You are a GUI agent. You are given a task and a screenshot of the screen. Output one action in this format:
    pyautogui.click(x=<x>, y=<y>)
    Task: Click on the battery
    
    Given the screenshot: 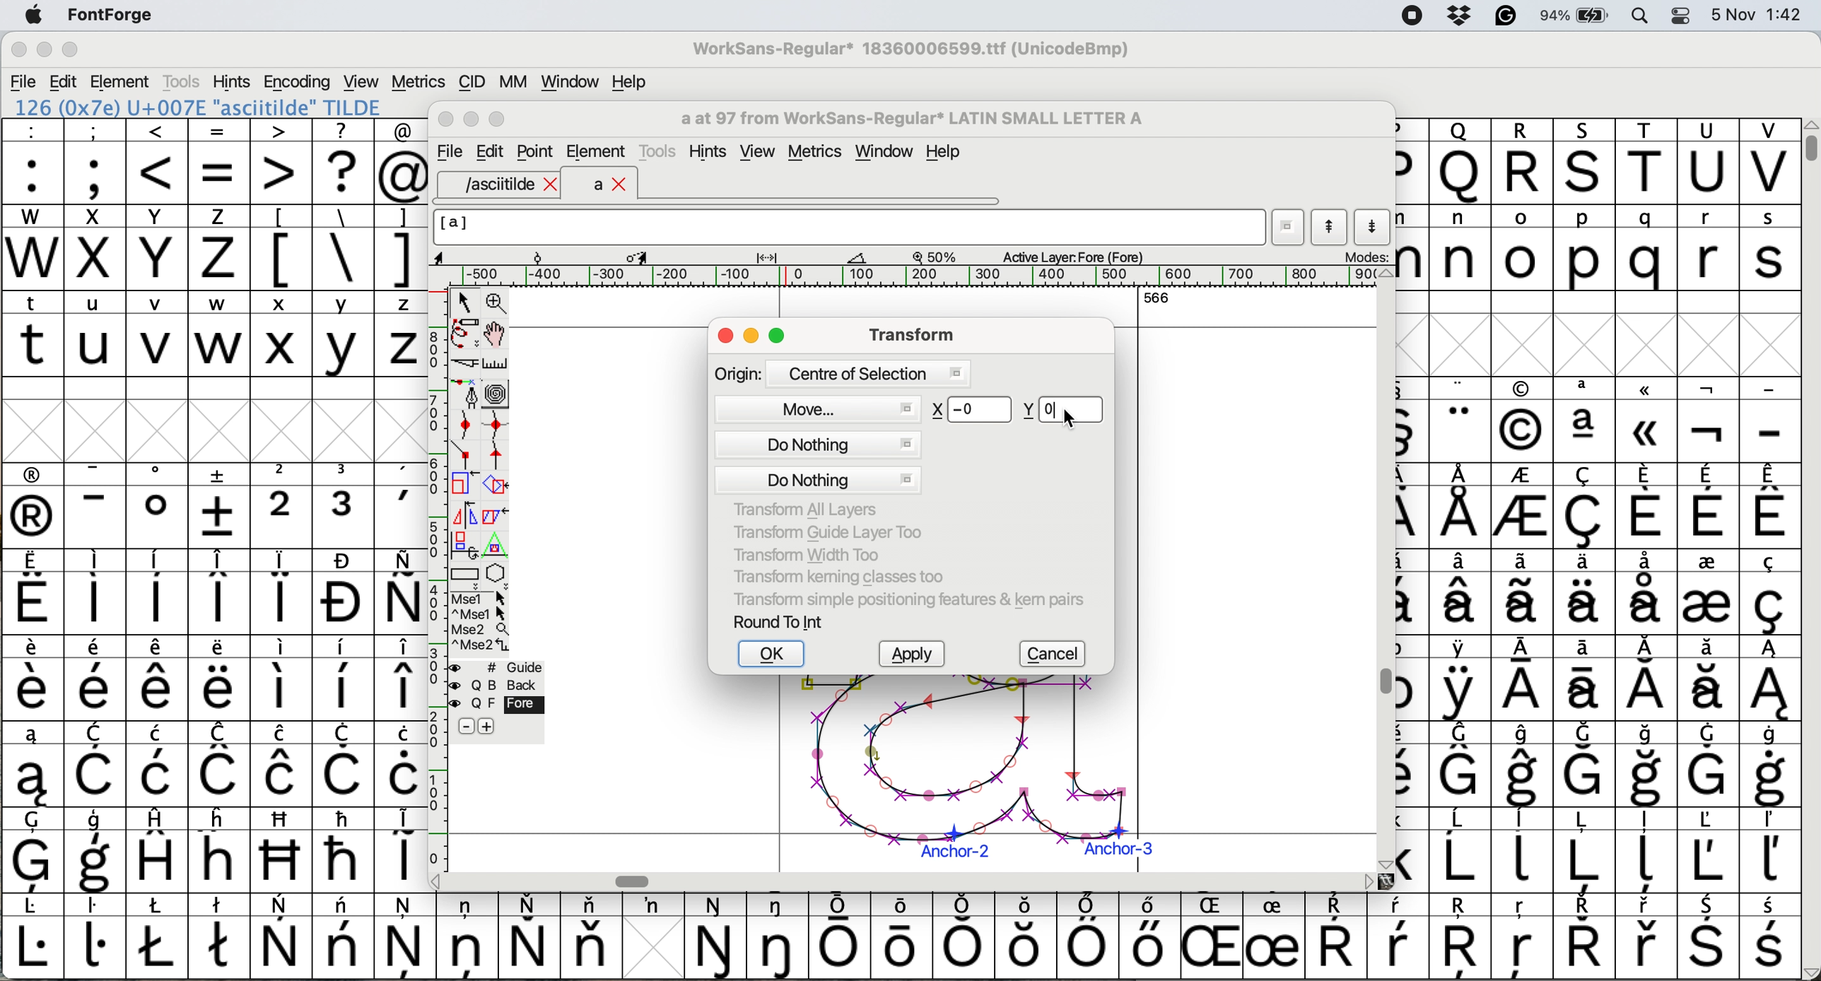 What is the action you would take?
    pyautogui.click(x=1580, y=15)
    